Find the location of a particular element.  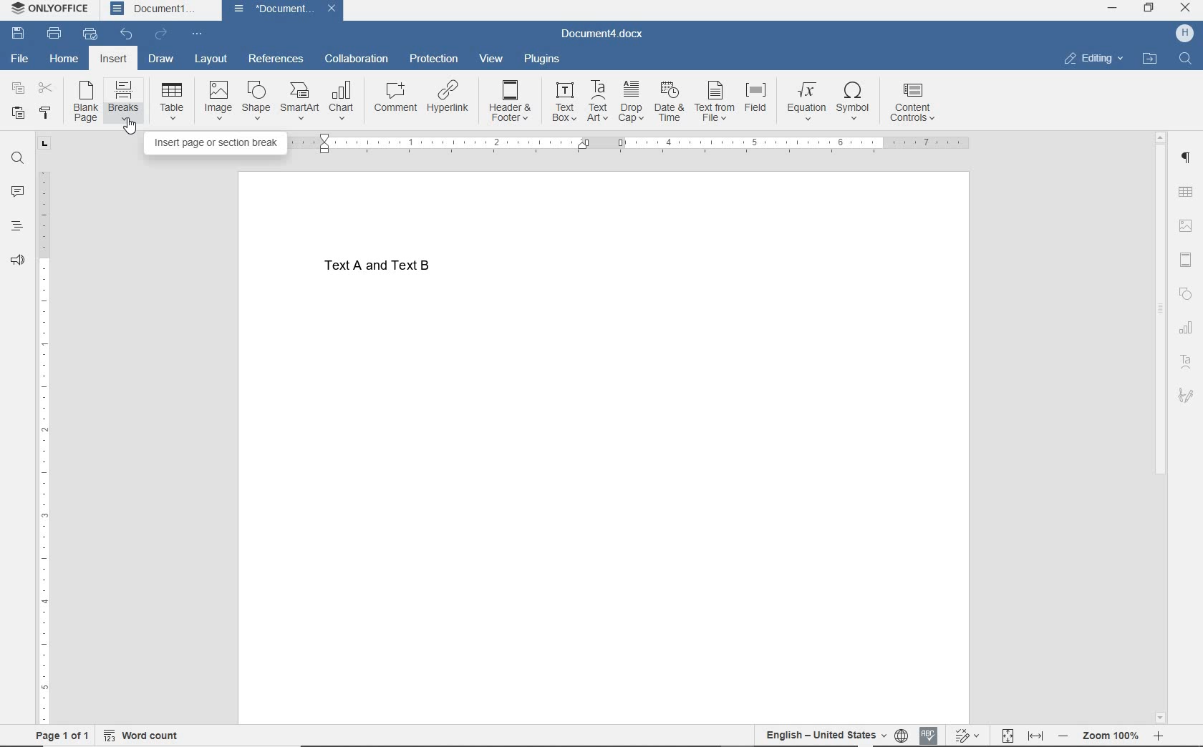

cursor is located at coordinates (130, 130).